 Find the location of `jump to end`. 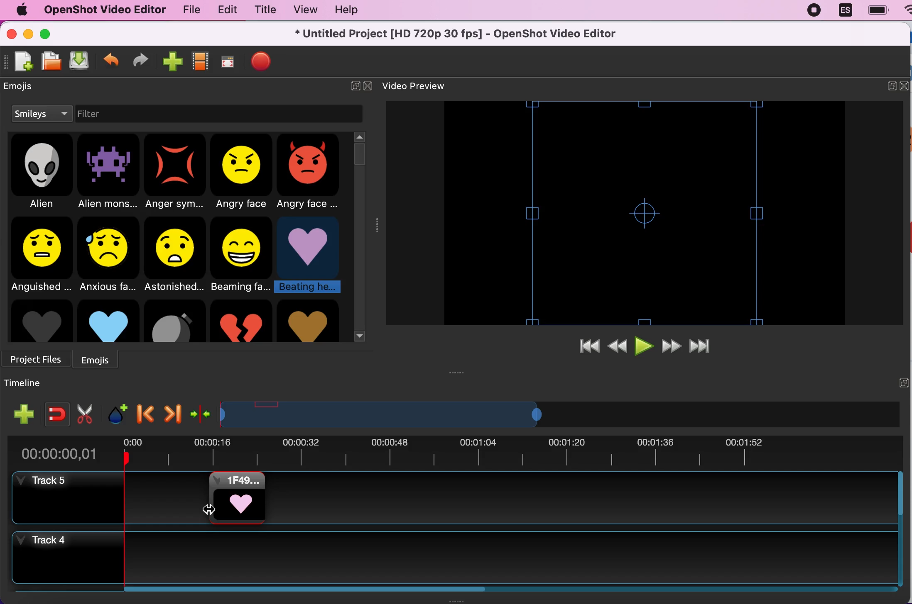

jump to end is located at coordinates (707, 343).